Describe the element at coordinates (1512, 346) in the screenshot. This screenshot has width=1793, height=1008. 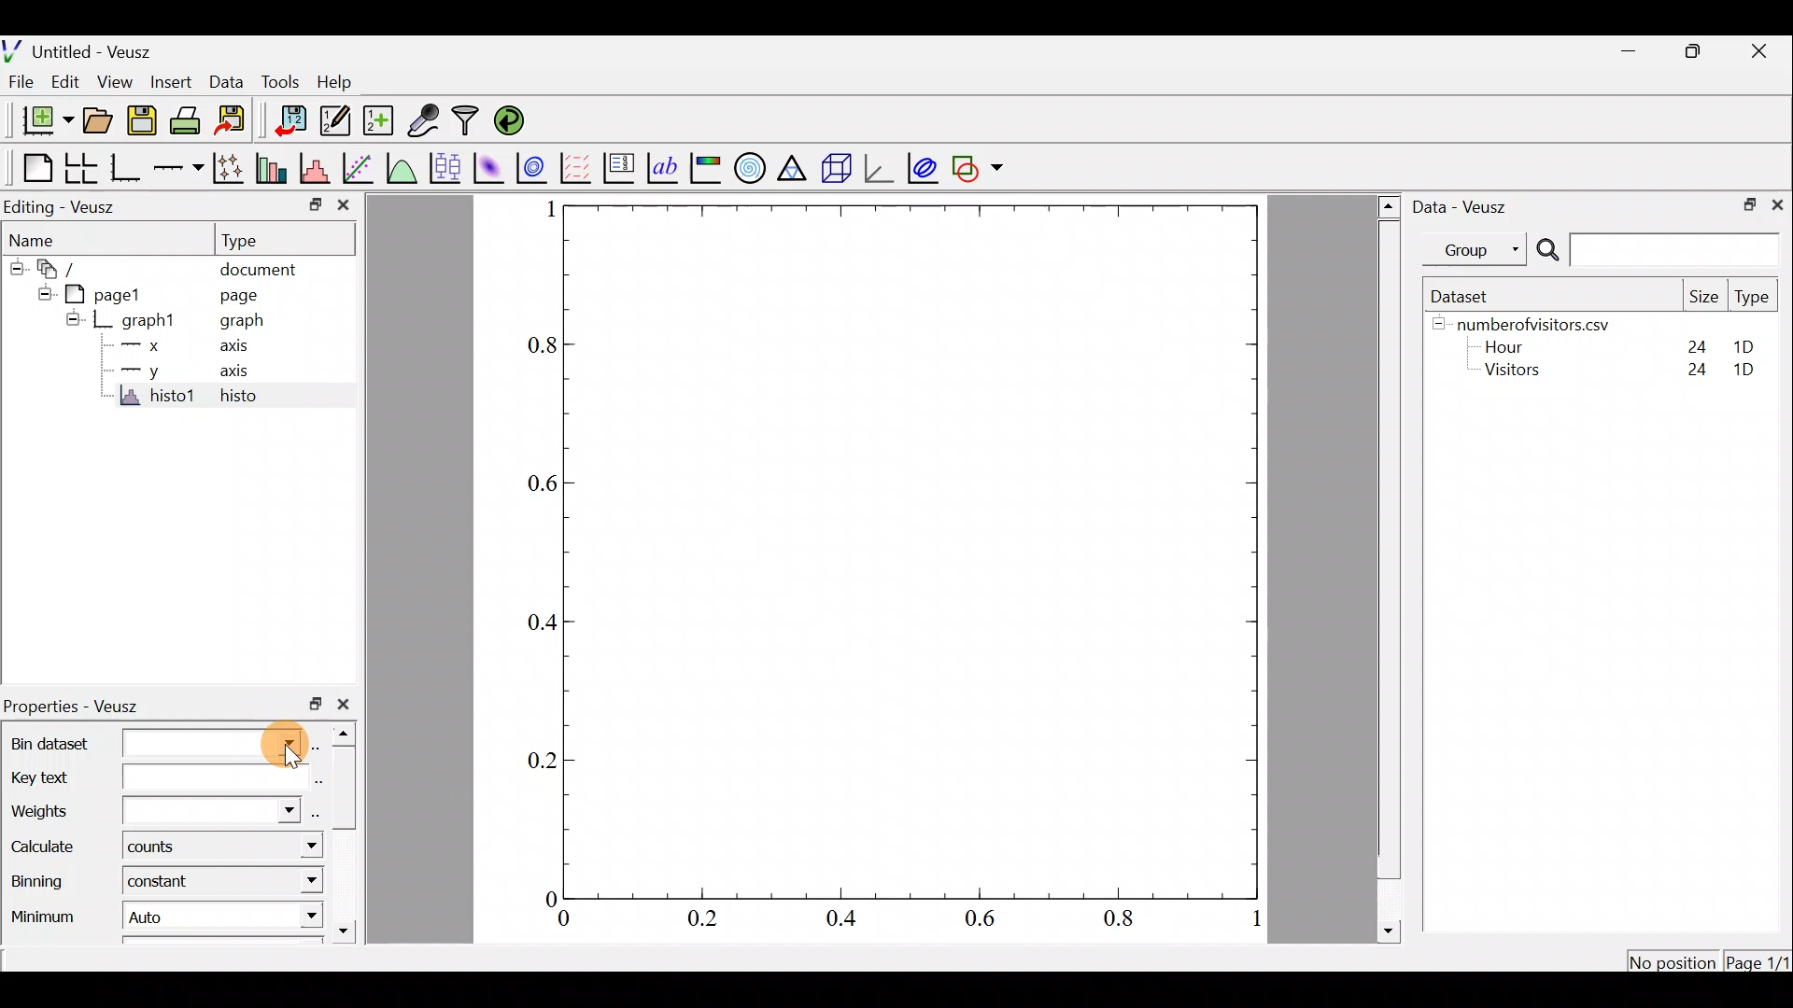
I see `Hour` at that location.